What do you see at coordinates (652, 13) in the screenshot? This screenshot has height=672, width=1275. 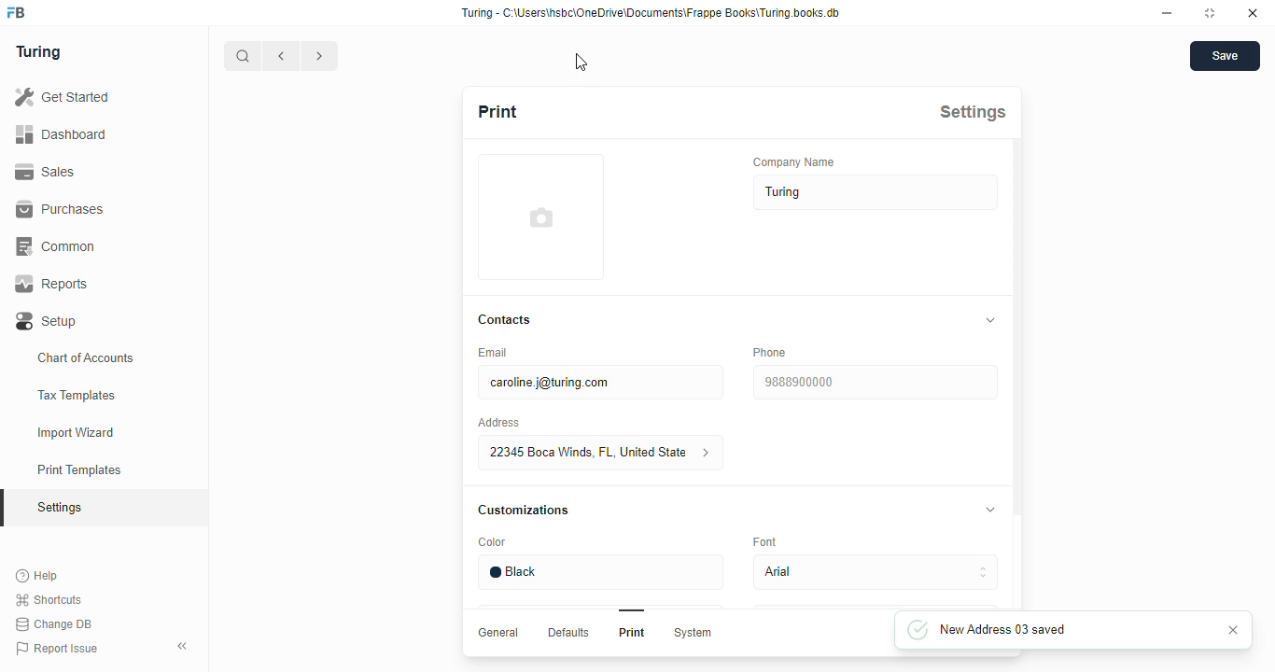 I see `Turing - C:\Users\hshc\OneDrive\Documents\Frappe Books\Turing.books.db` at bounding box center [652, 13].